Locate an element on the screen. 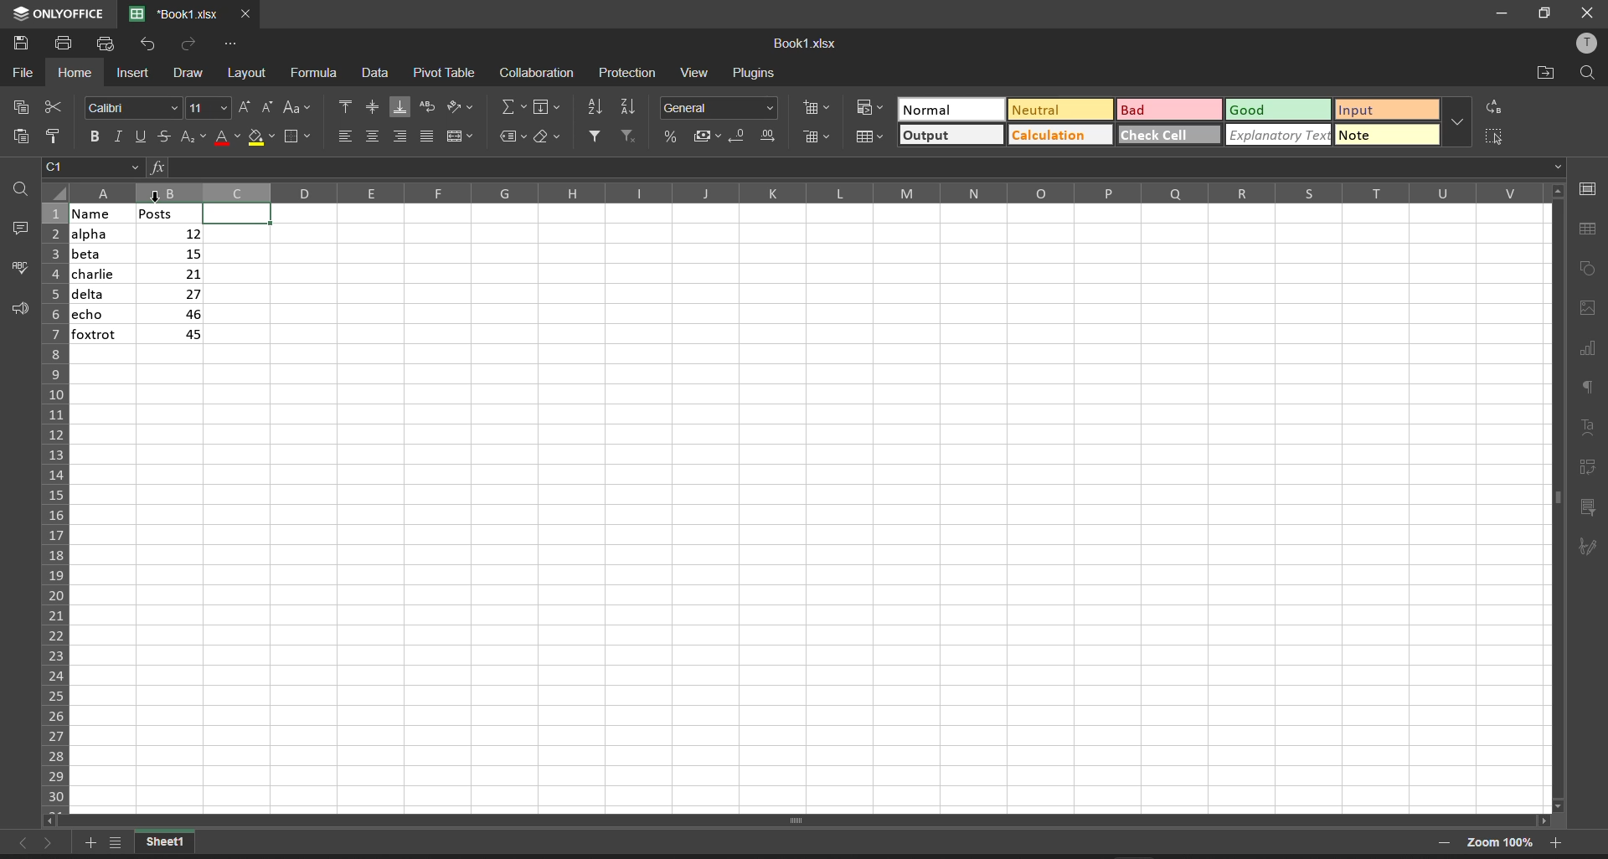  Normal is located at coordinates (929, 111).